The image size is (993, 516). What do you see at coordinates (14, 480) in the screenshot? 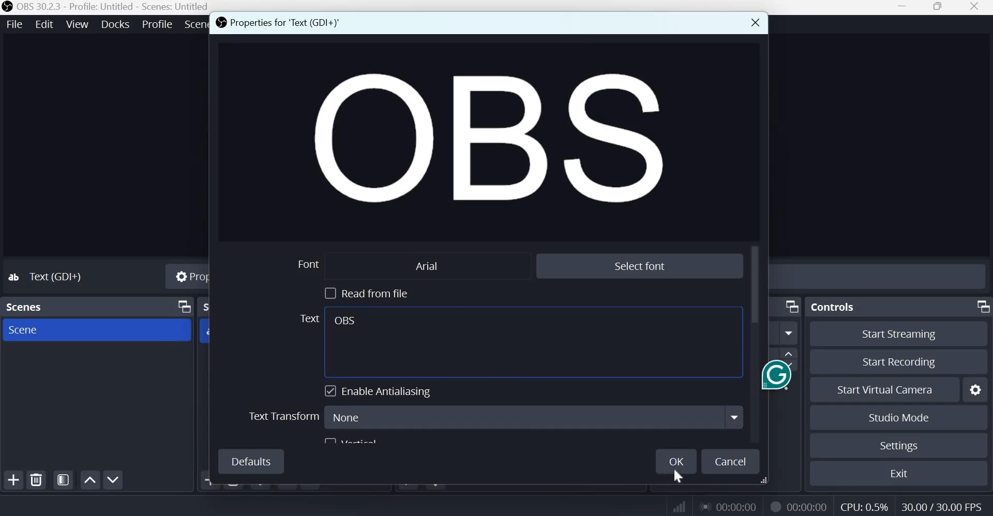
I see `Add scene` at bounding box center [14, 480].